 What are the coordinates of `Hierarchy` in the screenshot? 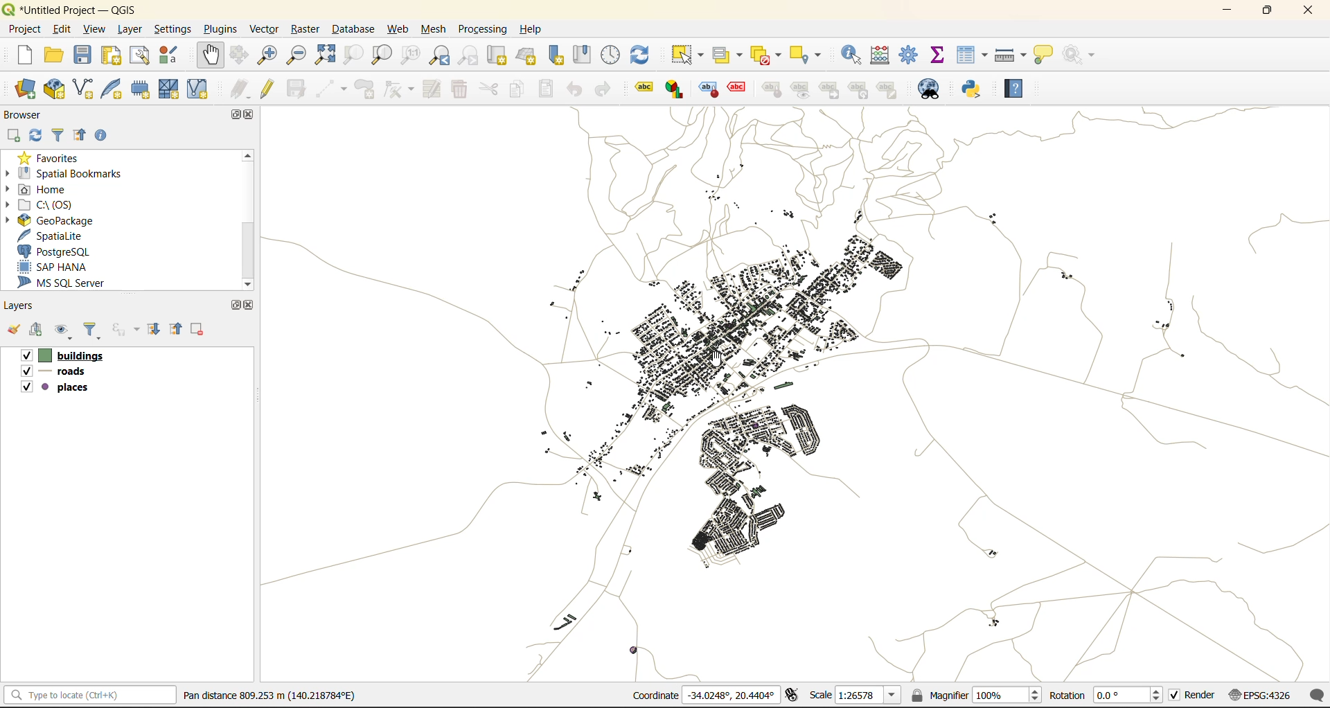 It's located at (861, 89).